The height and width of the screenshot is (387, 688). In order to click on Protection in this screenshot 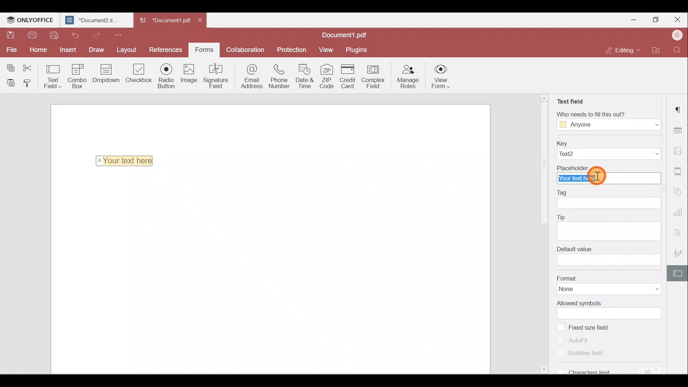, I will do `click(294, 49)`.